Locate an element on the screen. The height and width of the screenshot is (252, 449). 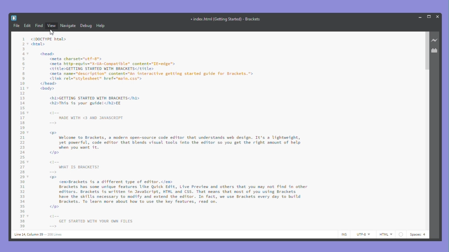
<html> is located at coordinates (40, 44).